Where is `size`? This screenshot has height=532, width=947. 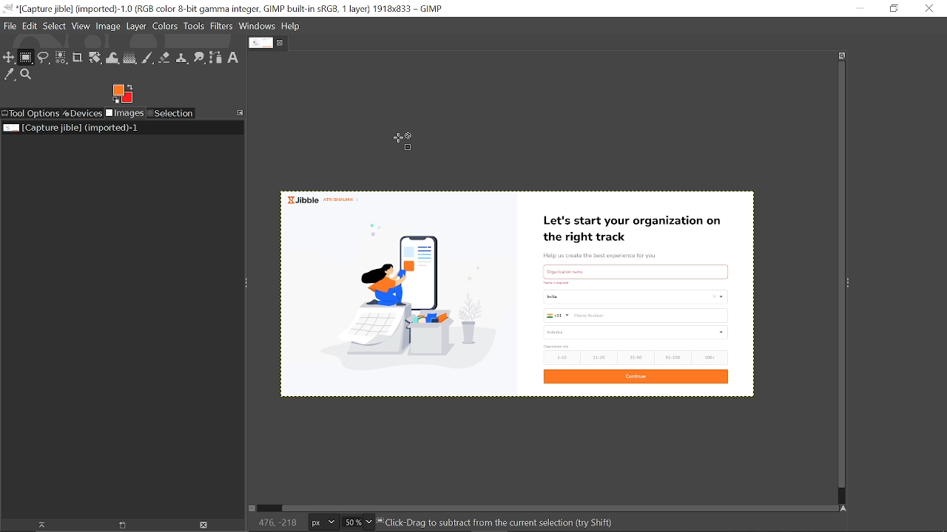 size is located at coordinates (556, 347).